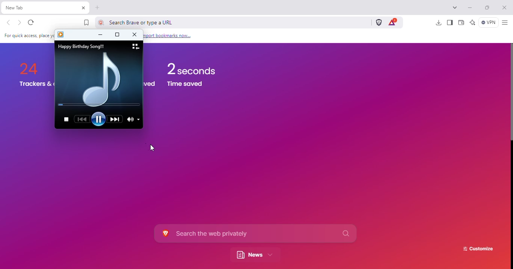 The image size is (513, 269). What do you see at coordinates (504, 7) in the screenshot?
I see `close` at bounding box center [504, 7].